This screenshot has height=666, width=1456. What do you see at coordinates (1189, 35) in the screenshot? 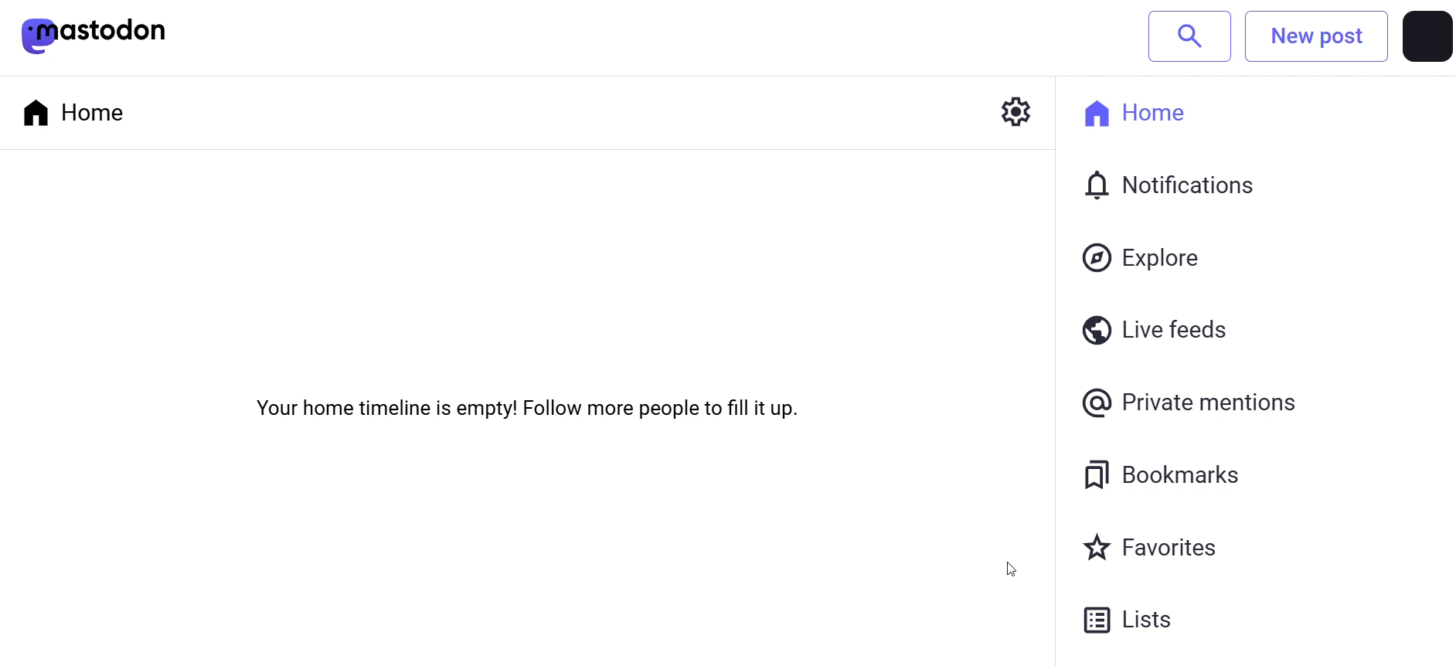
I see `search bar` at bounding box center [1189, 35].